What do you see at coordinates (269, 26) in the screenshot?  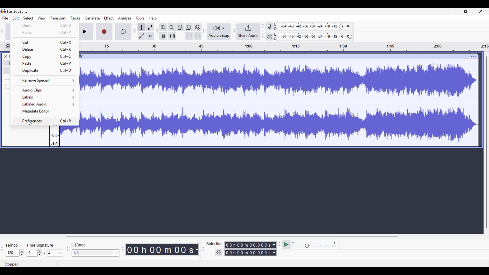 I see `Record meter` at bounding box center [269, 26].